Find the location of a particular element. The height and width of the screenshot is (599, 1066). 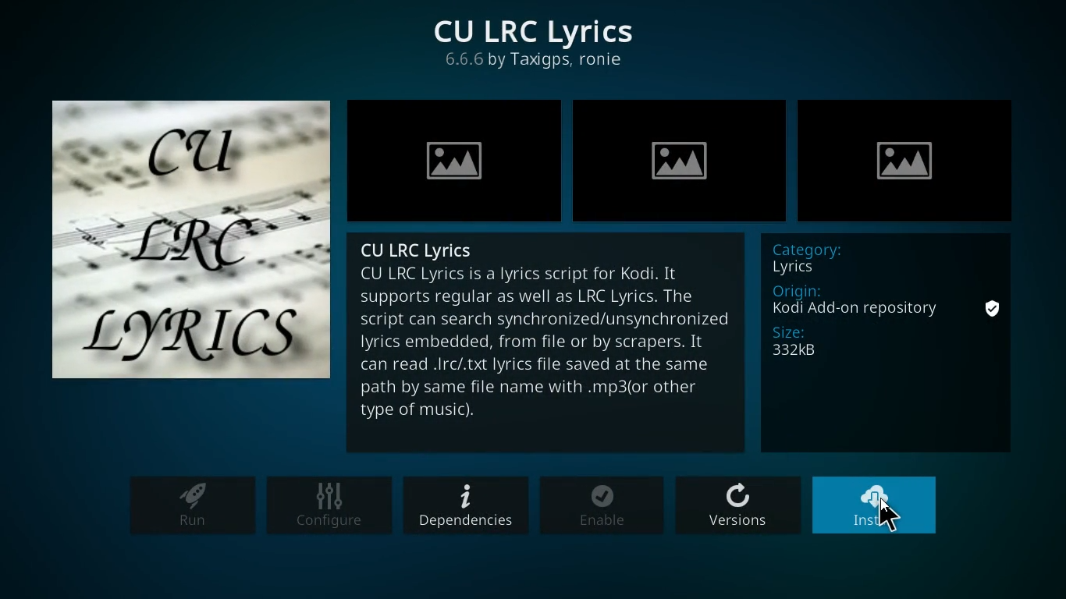

image is located at coordinates (678, 156).